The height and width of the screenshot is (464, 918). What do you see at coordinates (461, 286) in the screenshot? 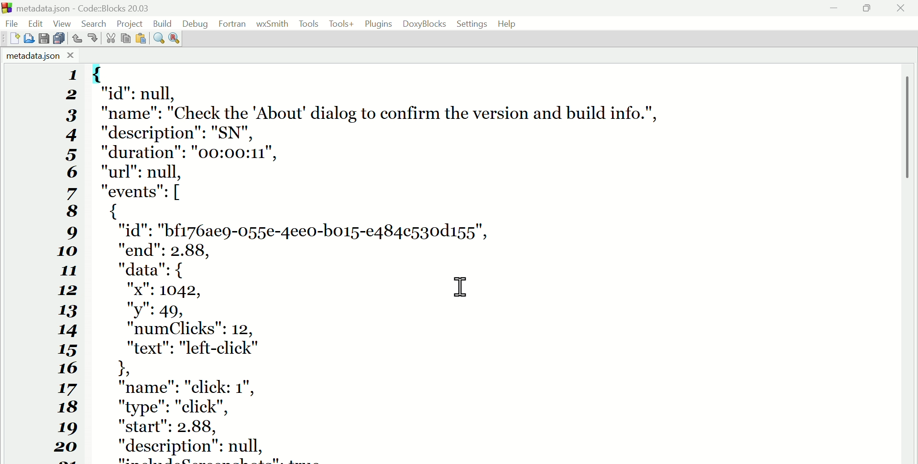
I see `cursor` at bounding box center [461, 286].